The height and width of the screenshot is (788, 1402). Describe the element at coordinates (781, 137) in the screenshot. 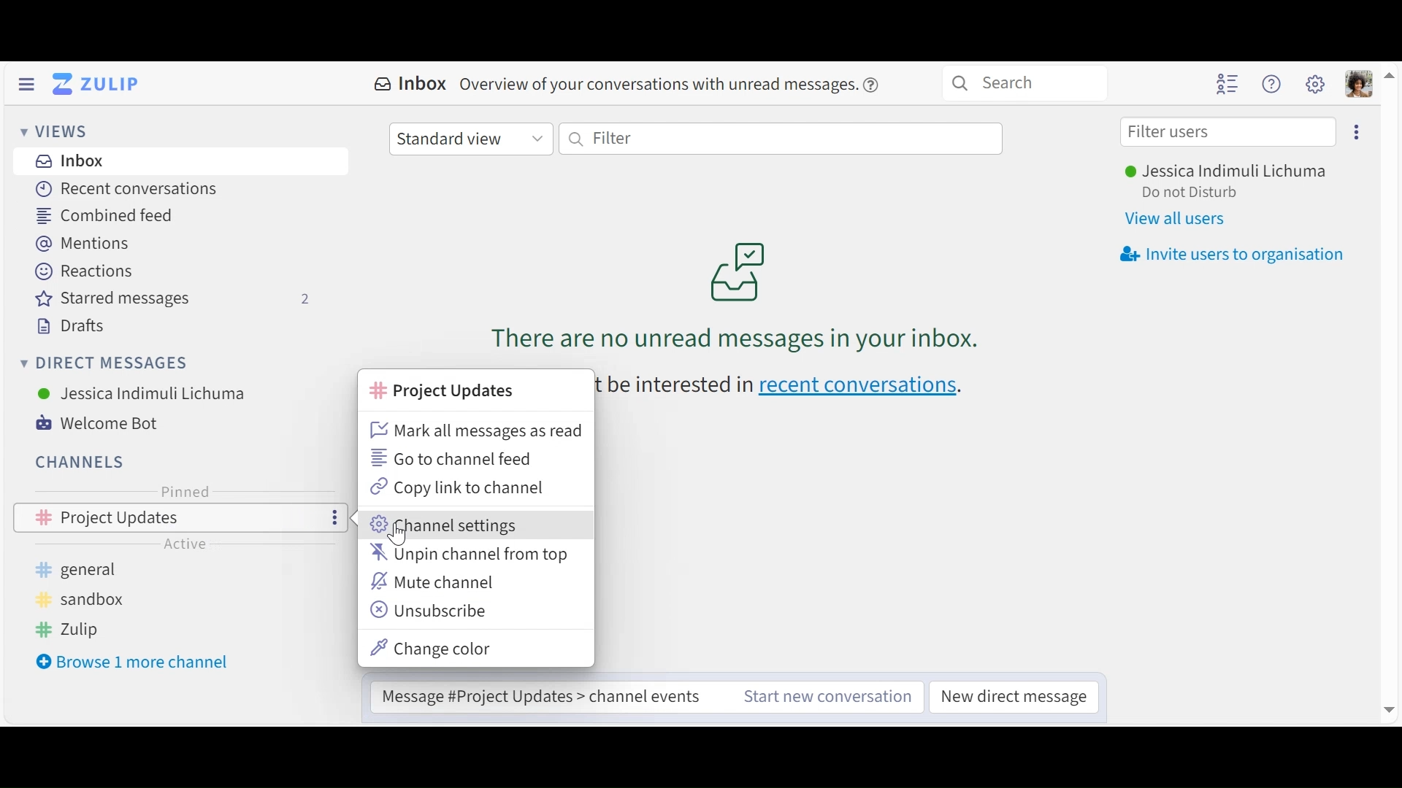

I see `Filter` at that location.